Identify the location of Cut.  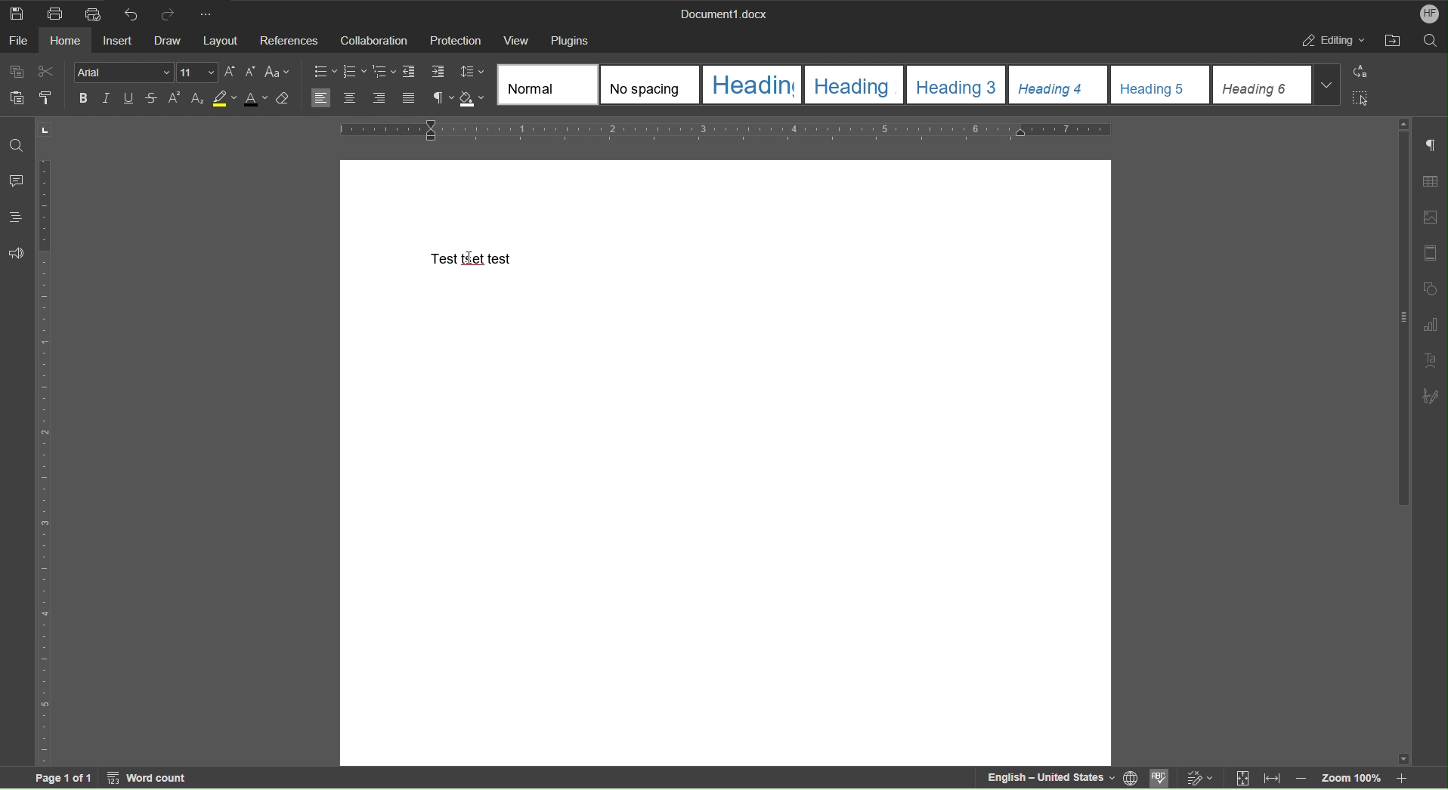
(47, 73).